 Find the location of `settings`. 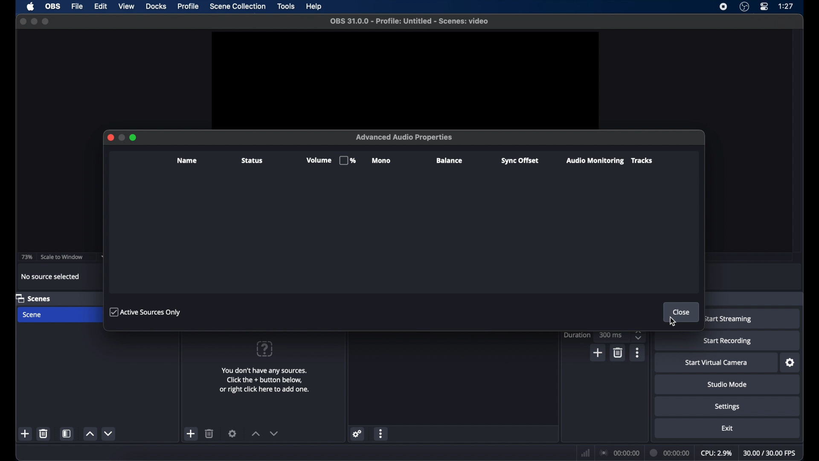

settings is located at coordinates (233, 434).